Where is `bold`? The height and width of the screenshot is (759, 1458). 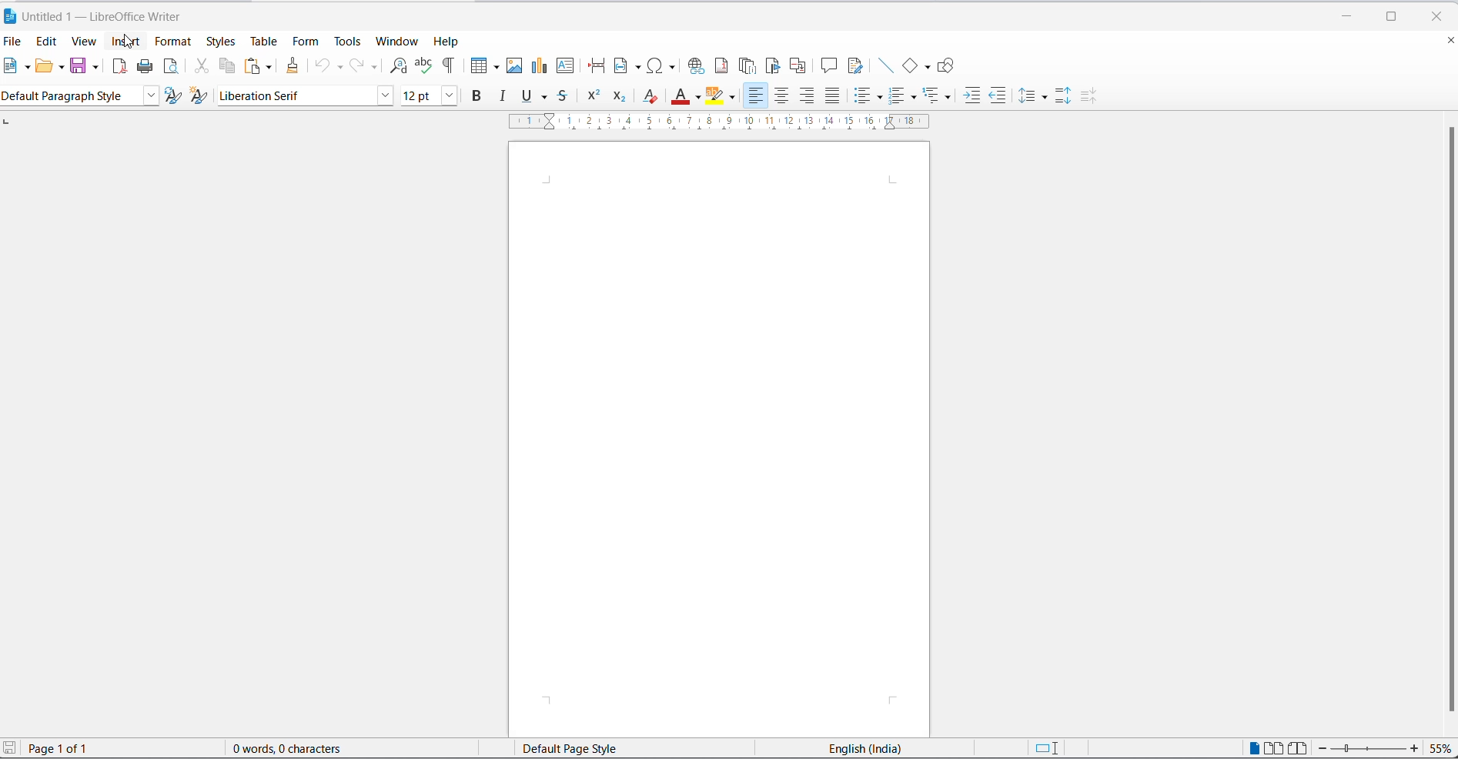
bold is located at coordinates (480, 96).